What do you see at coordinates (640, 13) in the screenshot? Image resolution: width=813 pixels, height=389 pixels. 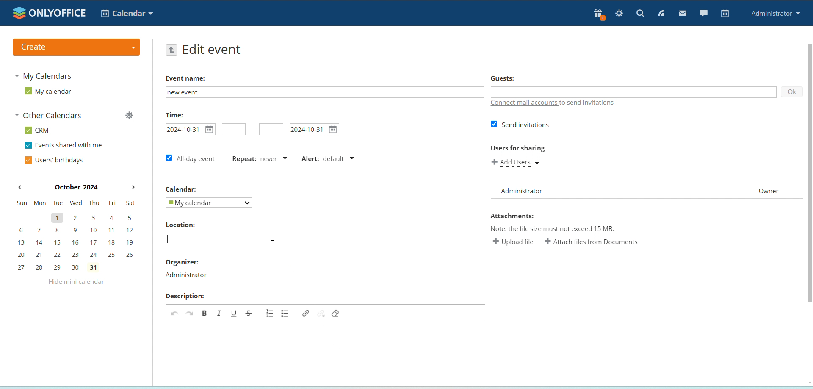 I see `search` at bounding box center [640, 13].